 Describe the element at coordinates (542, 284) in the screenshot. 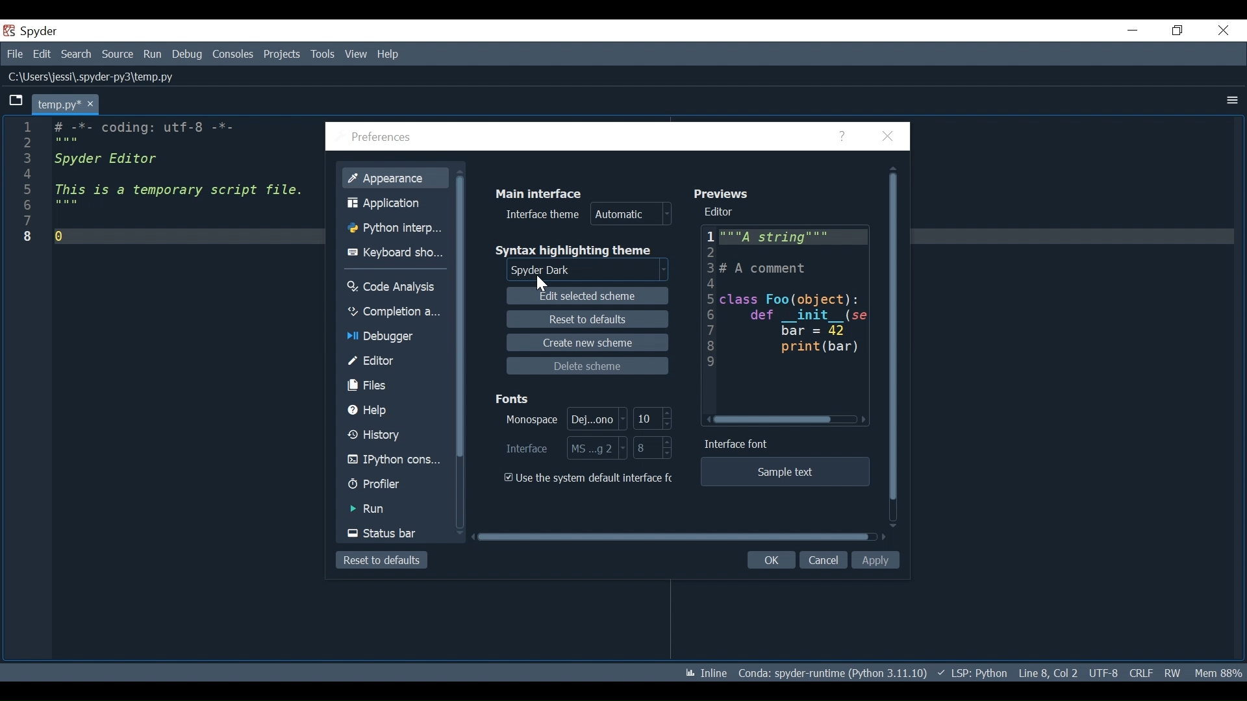

I see `Cursor` at that location.